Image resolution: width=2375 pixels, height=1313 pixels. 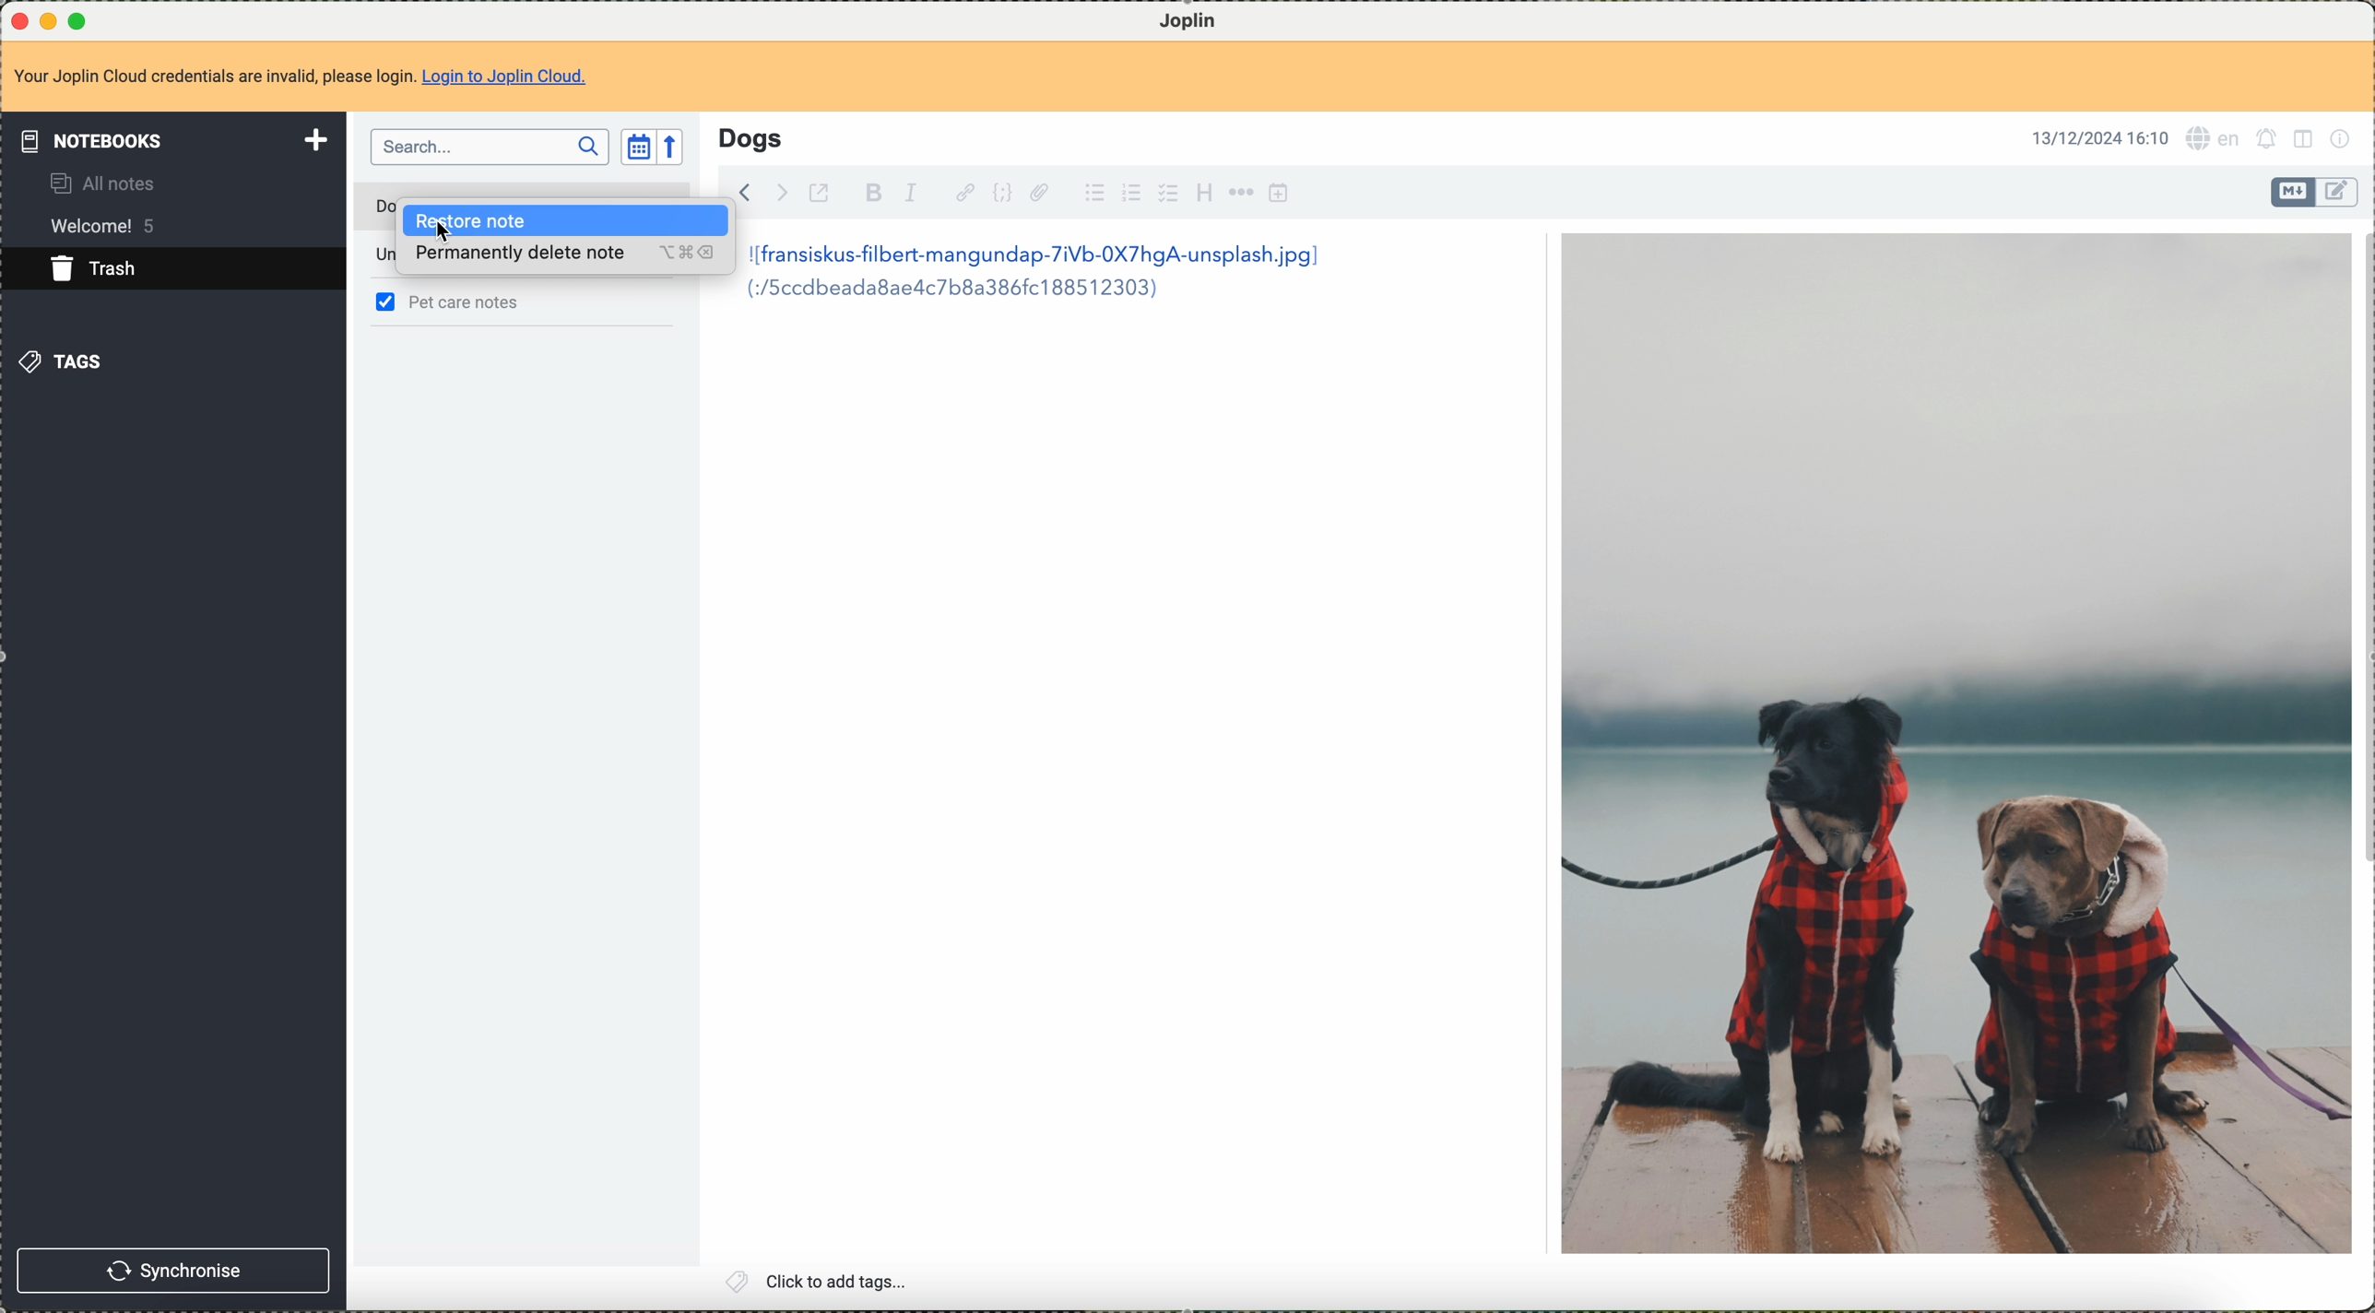 What do you see at coordinates (68, 365) in the screenshot?
I see `tags` at bounding box center [68, 365].